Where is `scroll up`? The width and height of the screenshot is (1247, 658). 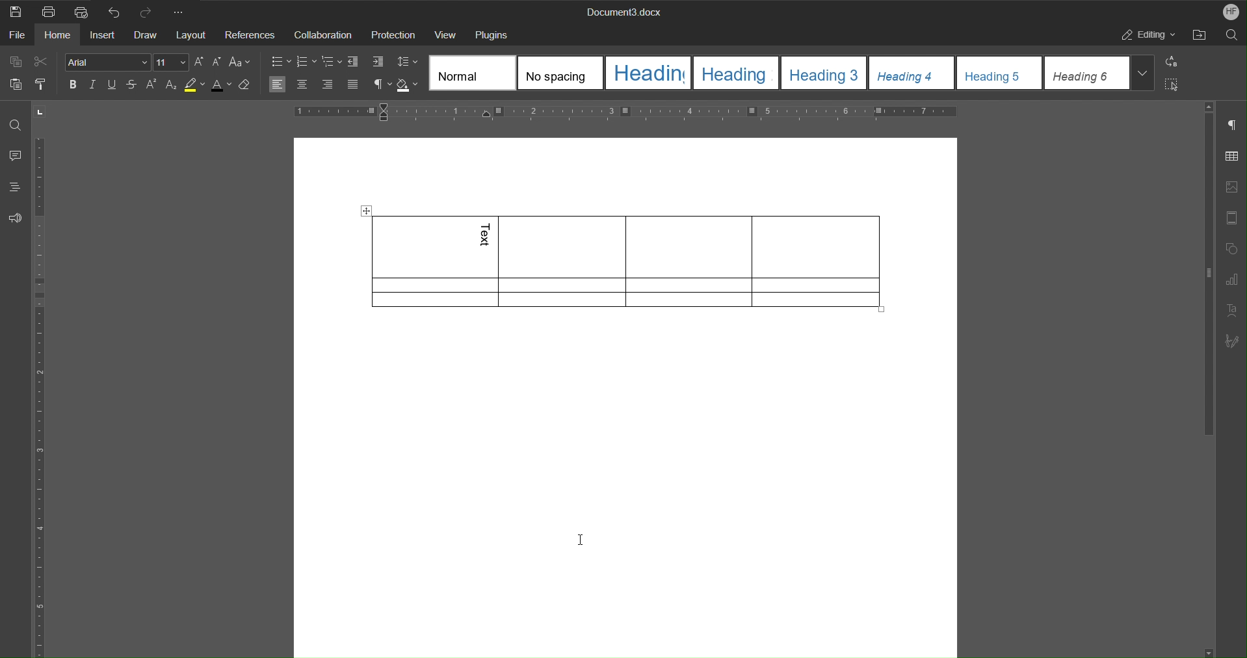 scroll up is located at coordinates (1209, 107).